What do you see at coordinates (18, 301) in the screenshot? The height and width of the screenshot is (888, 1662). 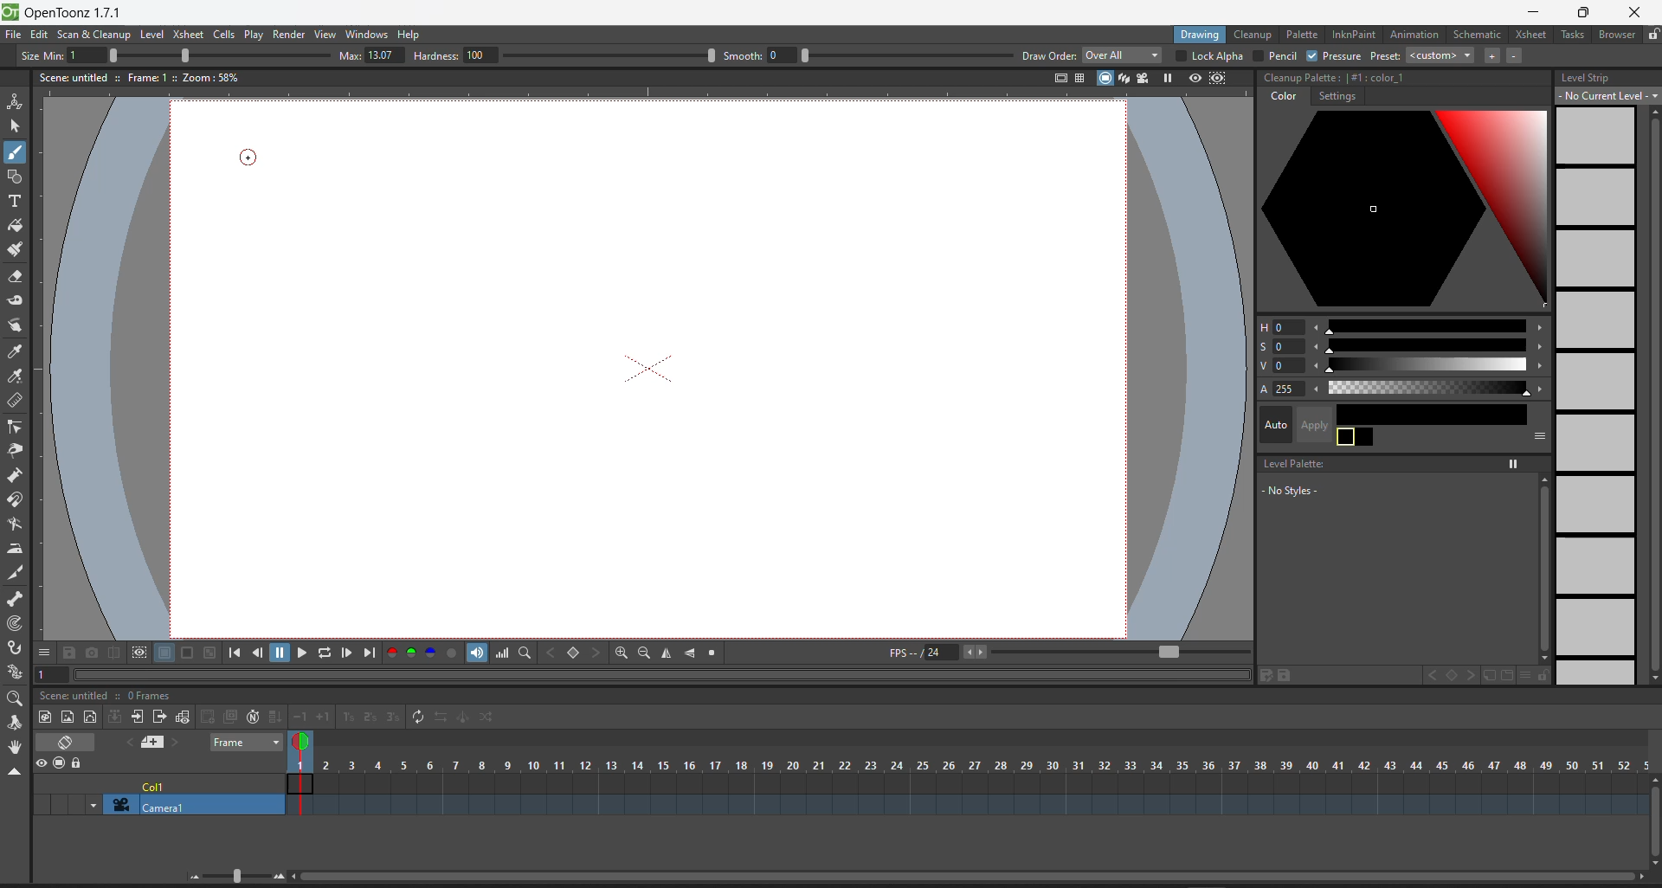 I see `tape tool` at bounding box center [18, 301].